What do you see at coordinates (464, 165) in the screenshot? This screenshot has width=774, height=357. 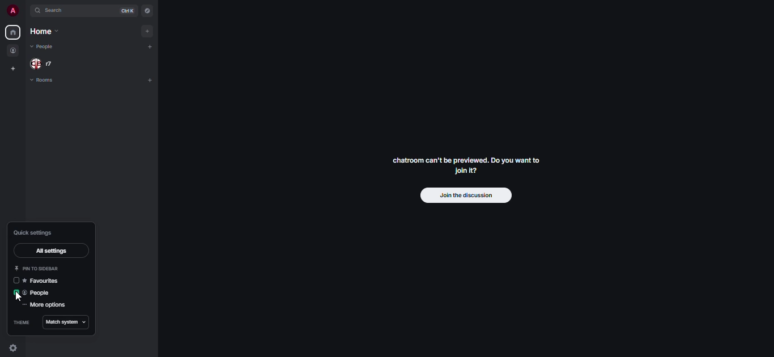 I see `chatroom can't be previewed. Join it?` at bounding box center [464, 165].